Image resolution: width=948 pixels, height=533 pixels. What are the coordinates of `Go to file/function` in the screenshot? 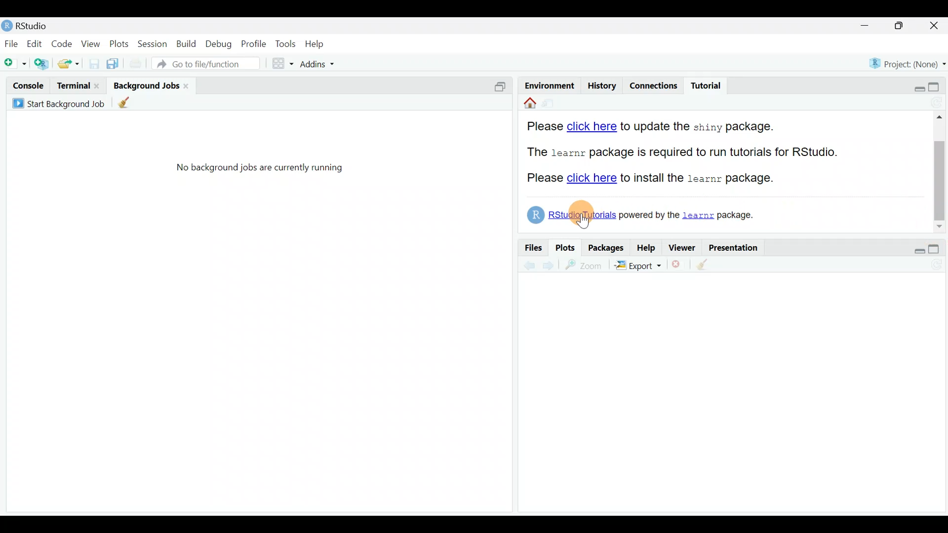 It's located at (209, 64).